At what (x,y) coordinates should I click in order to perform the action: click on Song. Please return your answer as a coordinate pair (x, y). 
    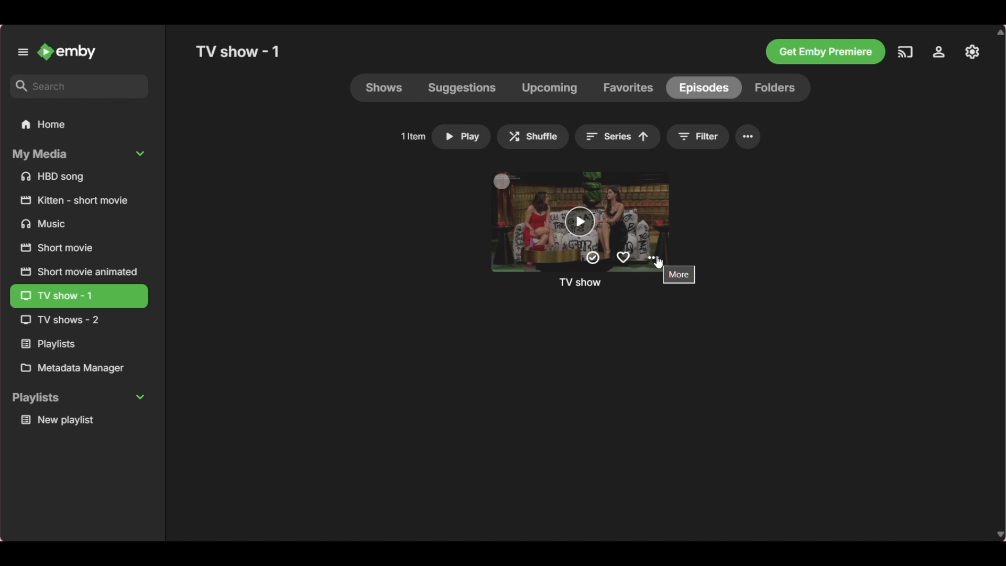
    Looking at the image, I should click on (79, 177).